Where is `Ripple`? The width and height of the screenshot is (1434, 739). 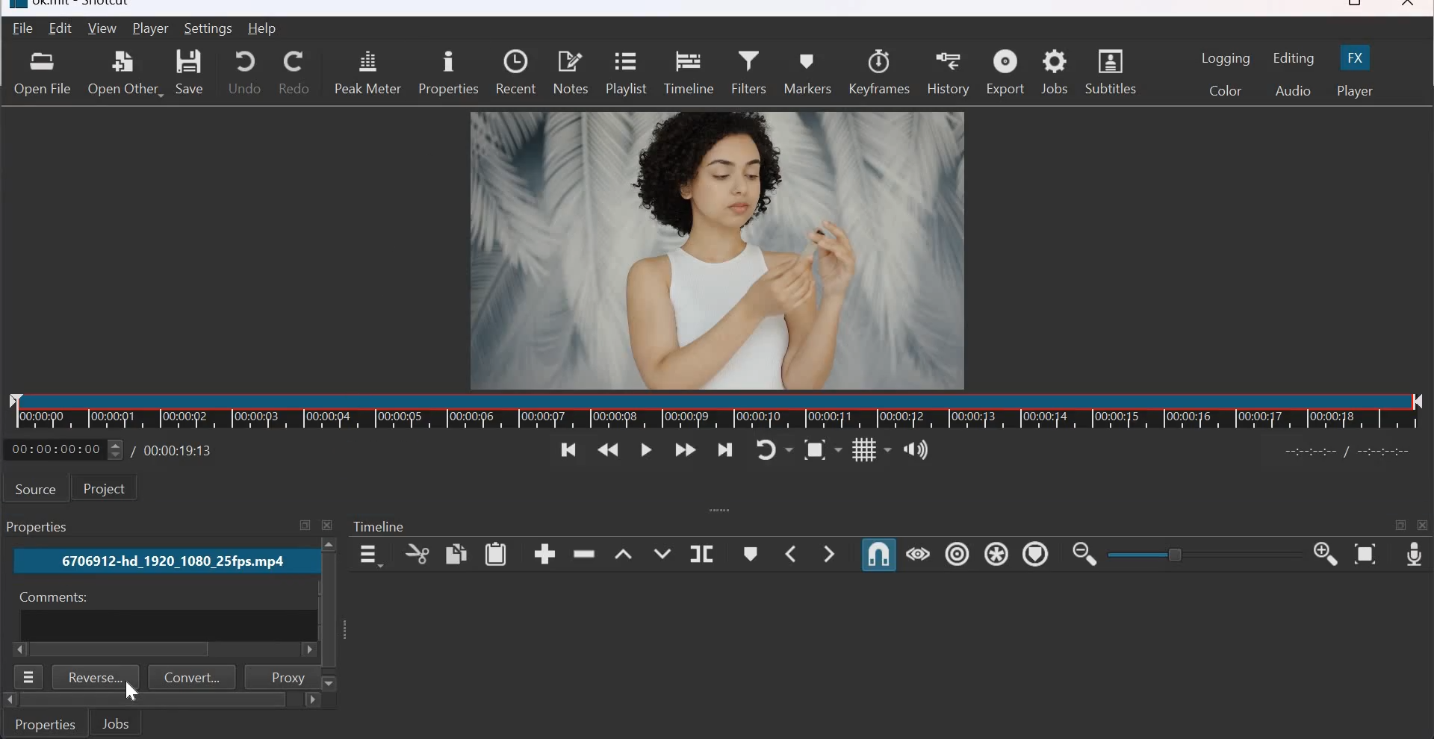 Ripple is located at coordinates (957, 555).